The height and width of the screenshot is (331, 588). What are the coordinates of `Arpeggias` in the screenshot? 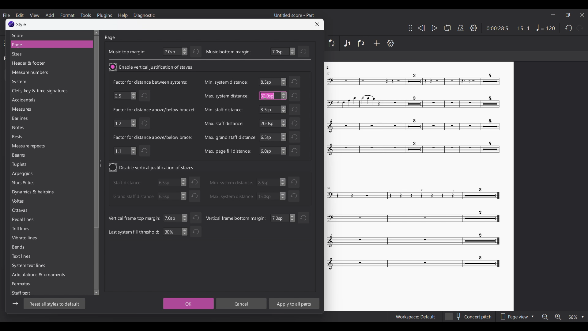 It's located at (29, 174).